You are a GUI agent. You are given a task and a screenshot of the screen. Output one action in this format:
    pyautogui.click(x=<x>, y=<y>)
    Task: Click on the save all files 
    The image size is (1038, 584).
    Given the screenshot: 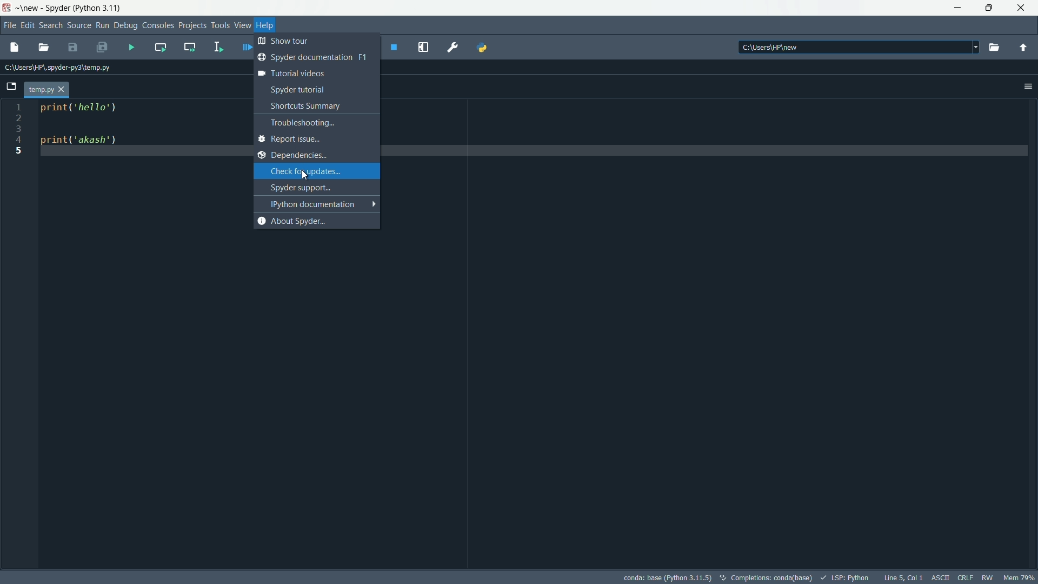 What is the action you would take?
    pyautogui.click(x=102, y=46)
    